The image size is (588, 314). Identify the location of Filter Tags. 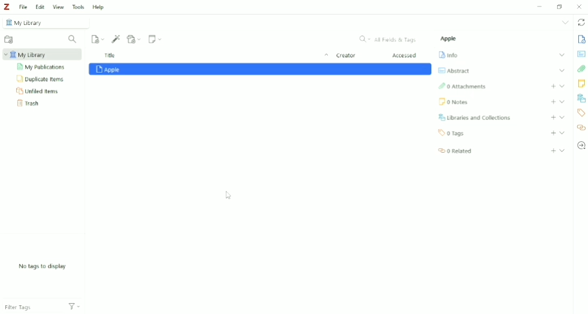
(32, 308).